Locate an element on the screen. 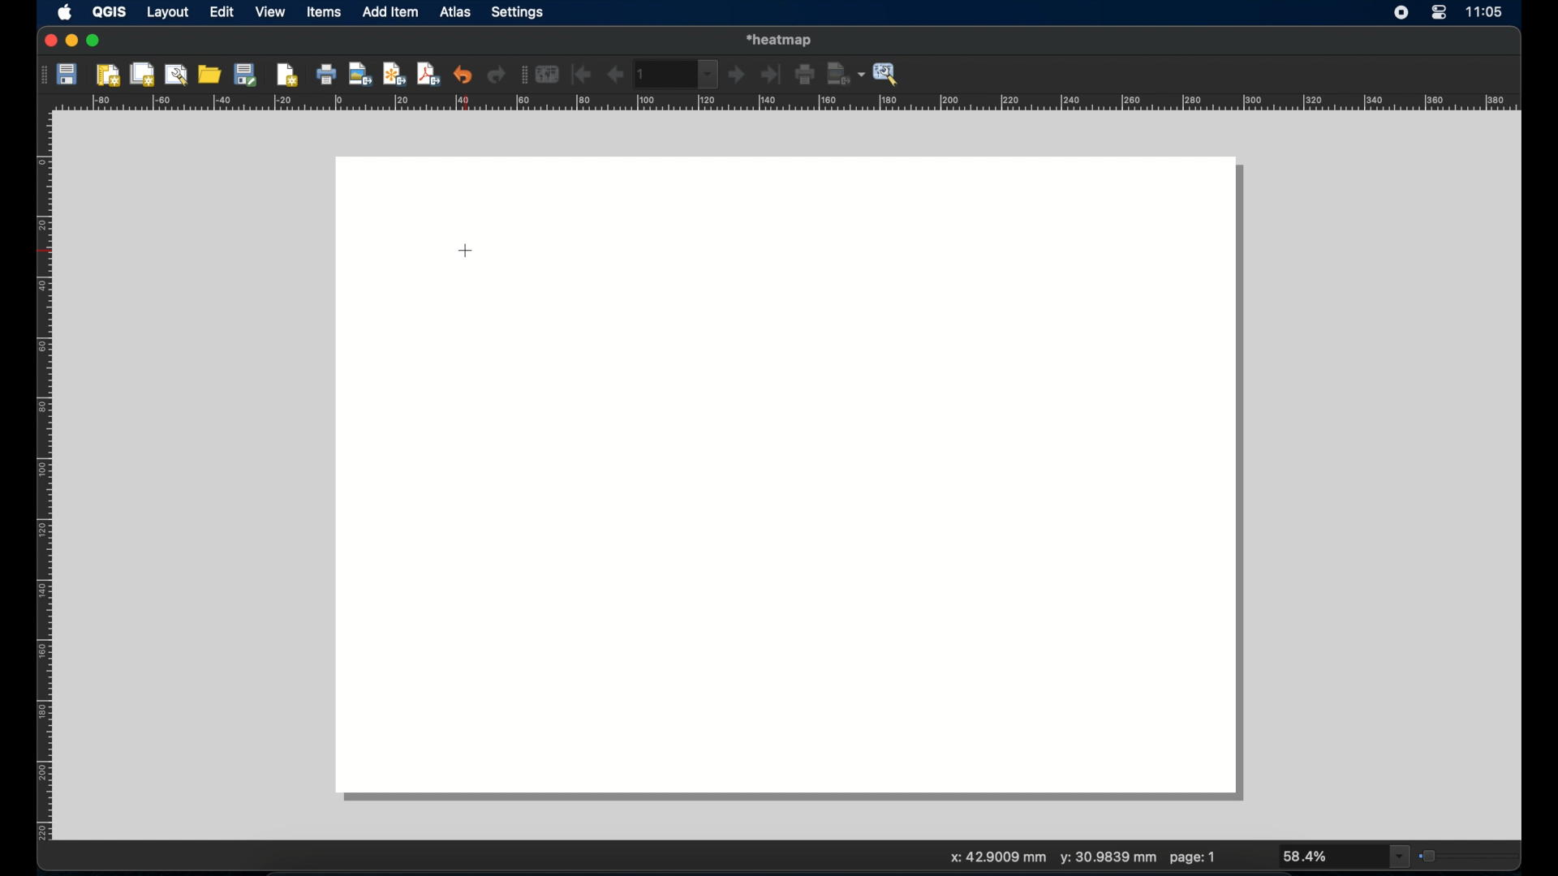  preview atlas is located at coordinates (549, 75).